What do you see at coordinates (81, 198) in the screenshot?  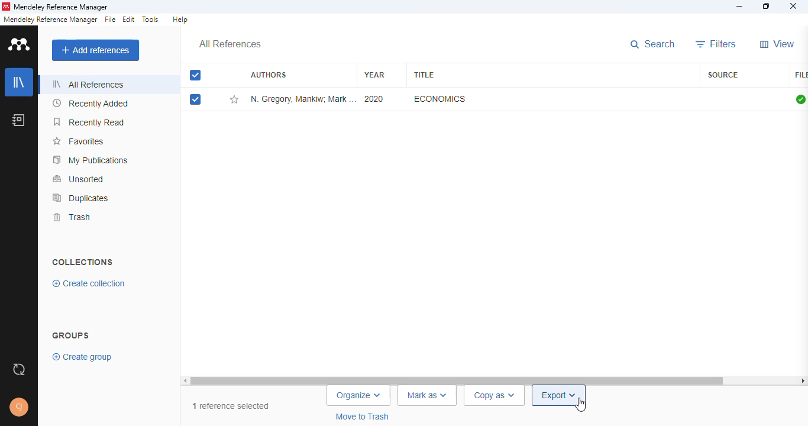 I see `duplicates` at bounding box center [81, 198].